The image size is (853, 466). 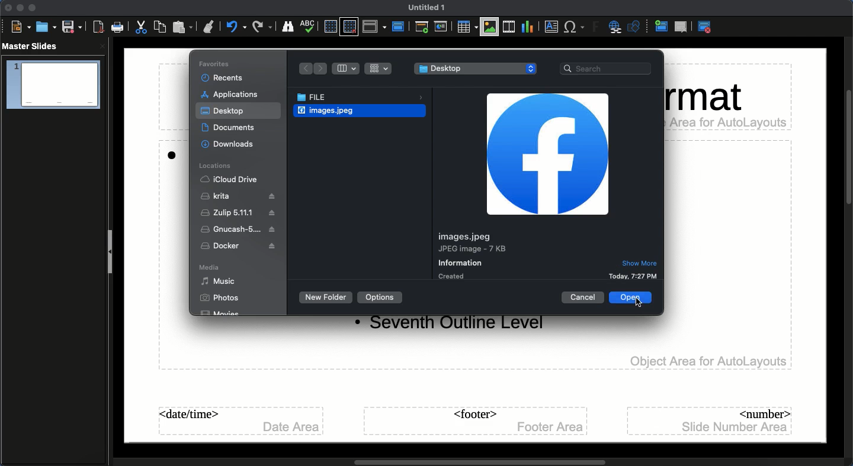 What do you see at coordinates (711, 421) in the screenshot?
I see `Master slide number` at bounding box center [711, 421].